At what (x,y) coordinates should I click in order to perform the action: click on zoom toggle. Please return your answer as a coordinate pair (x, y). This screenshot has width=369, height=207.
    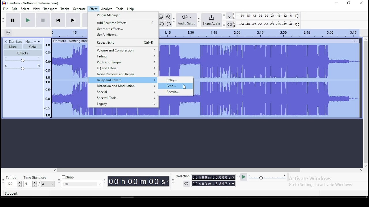
    Looking at the image, I should click on (168, 17).